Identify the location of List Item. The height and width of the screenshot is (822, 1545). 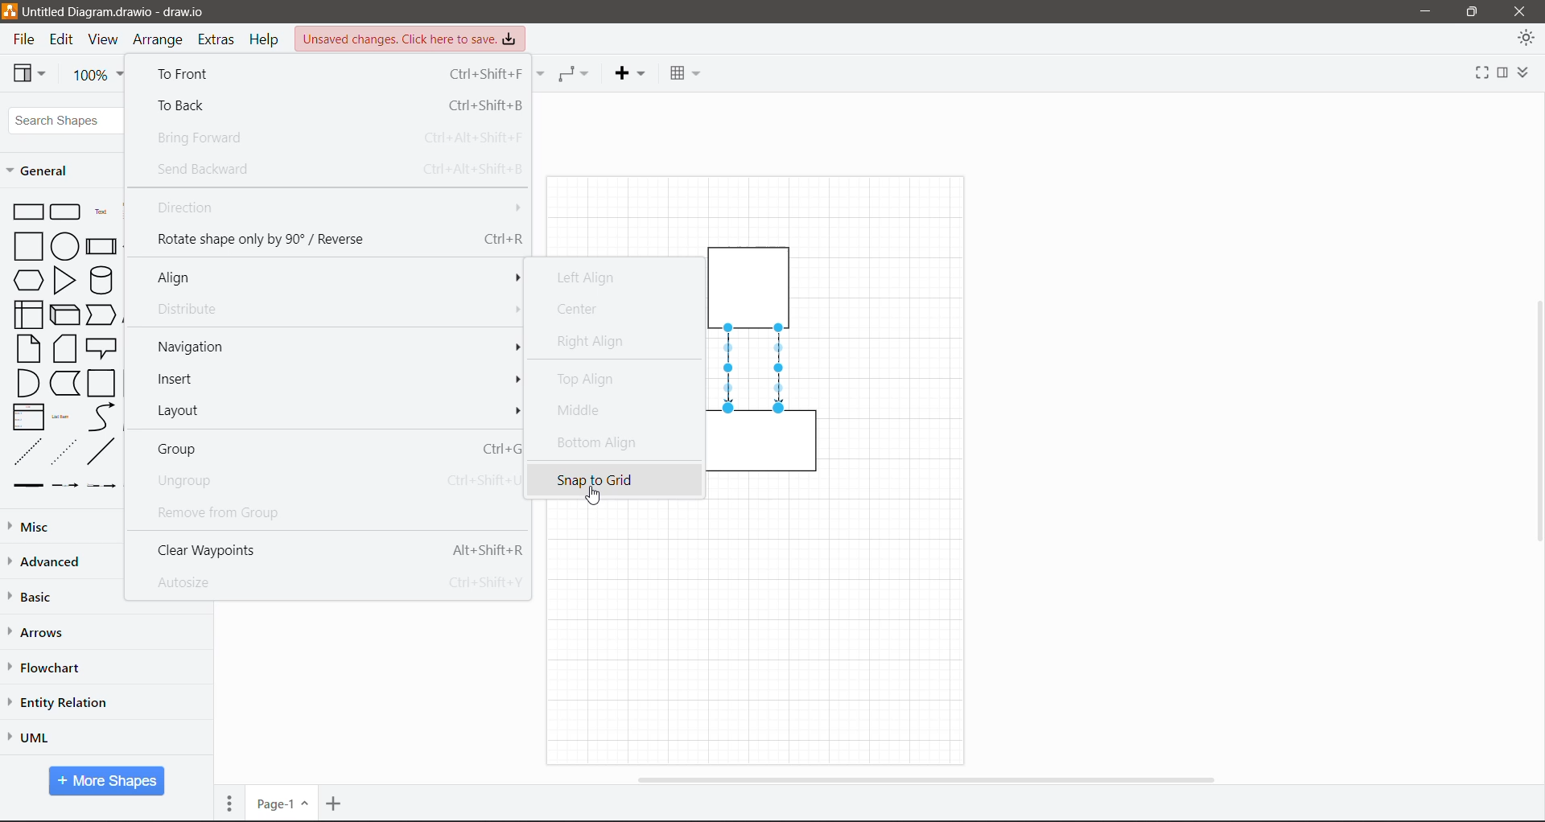
(63, 417).